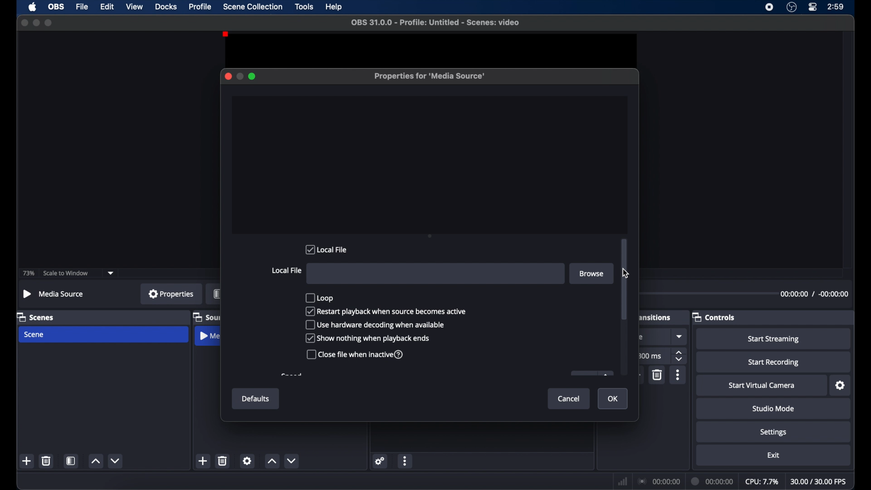  Describe the element at coordinates (386, 311) in the screenshot. I see `restart playback when source becomes active` at that location.